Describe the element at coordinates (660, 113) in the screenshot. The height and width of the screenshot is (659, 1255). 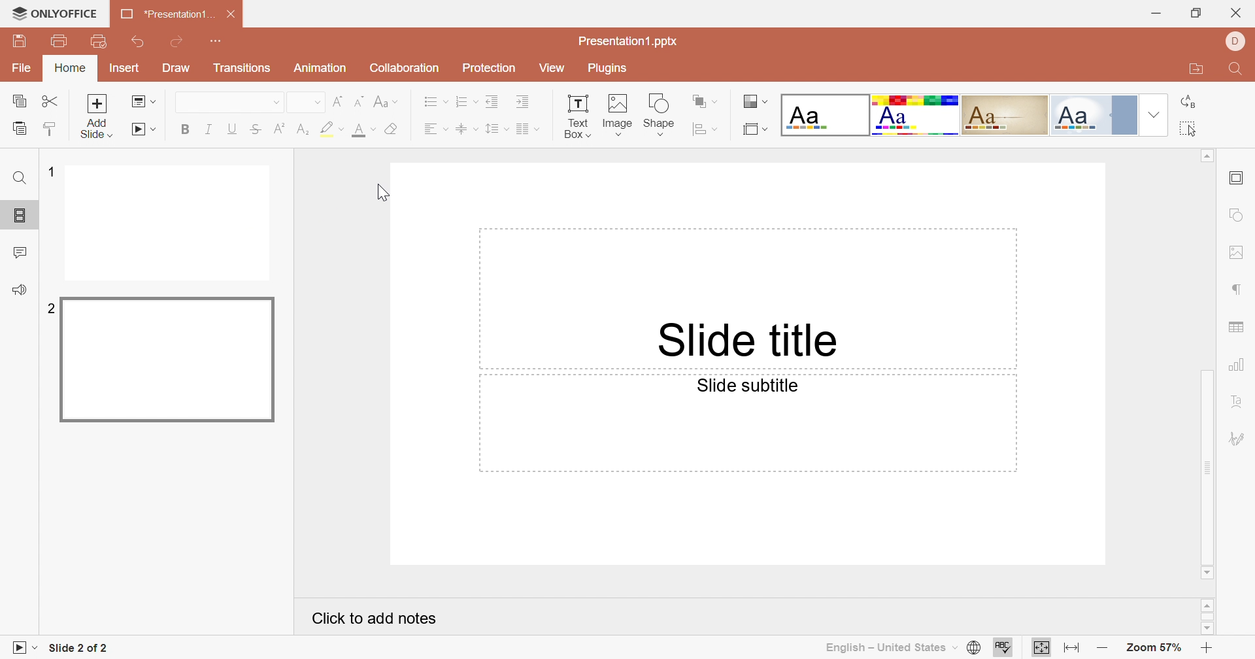
I see `shape` at that location.